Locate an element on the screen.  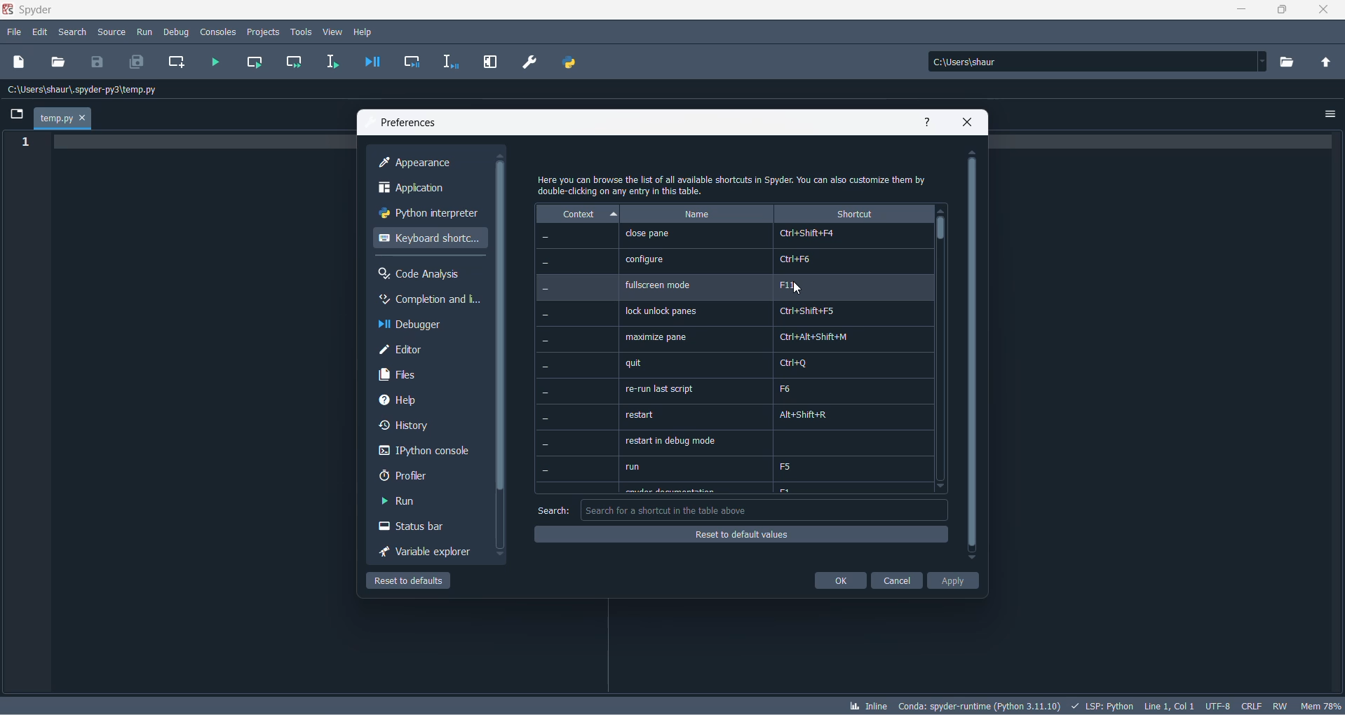
help is located at coordinates (421, 400).